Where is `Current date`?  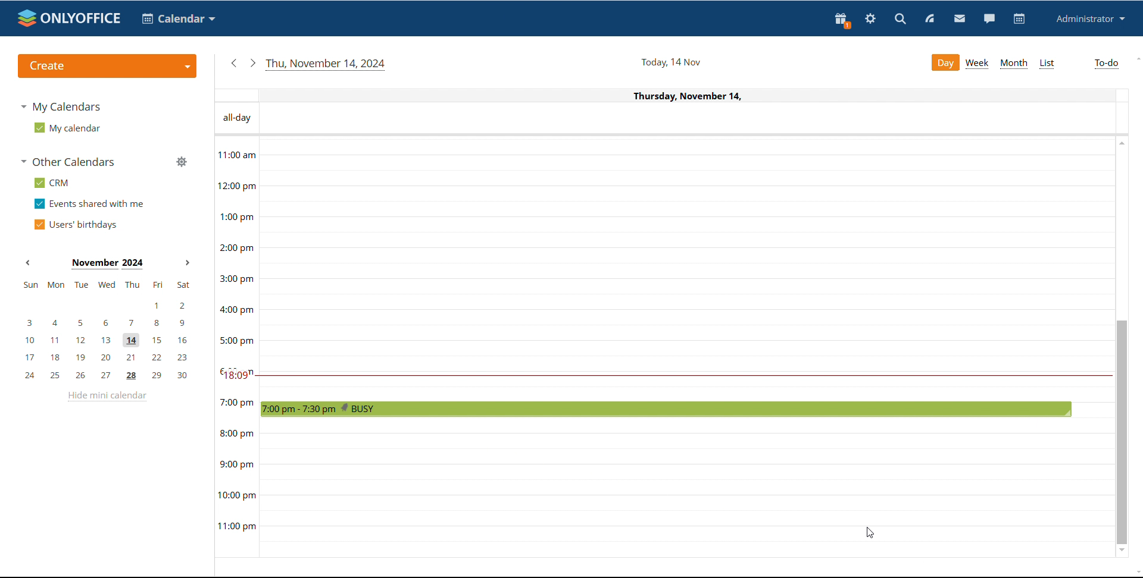 Current date is located at coordinates (671, 96).